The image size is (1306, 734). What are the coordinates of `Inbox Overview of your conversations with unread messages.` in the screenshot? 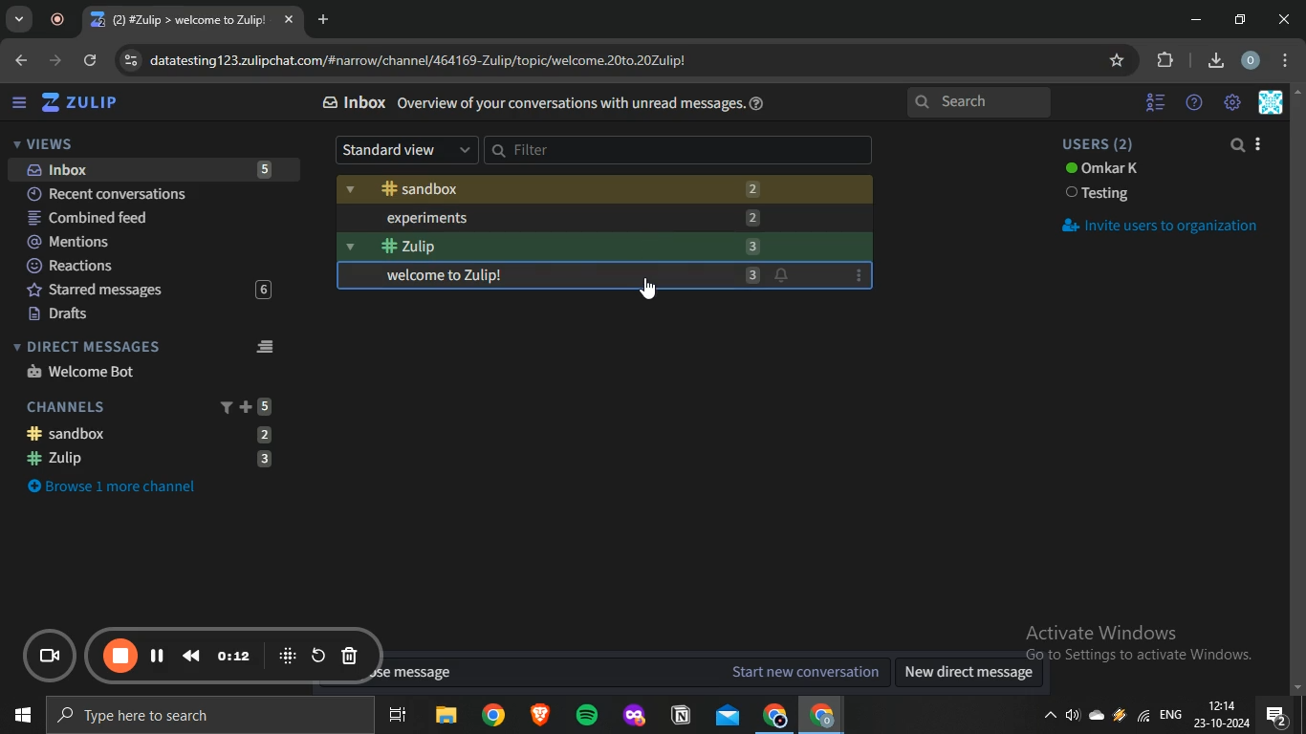 It's located at (534, 103).